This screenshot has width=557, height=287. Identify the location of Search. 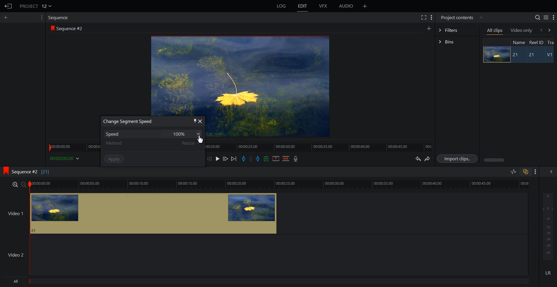
(537, 17).